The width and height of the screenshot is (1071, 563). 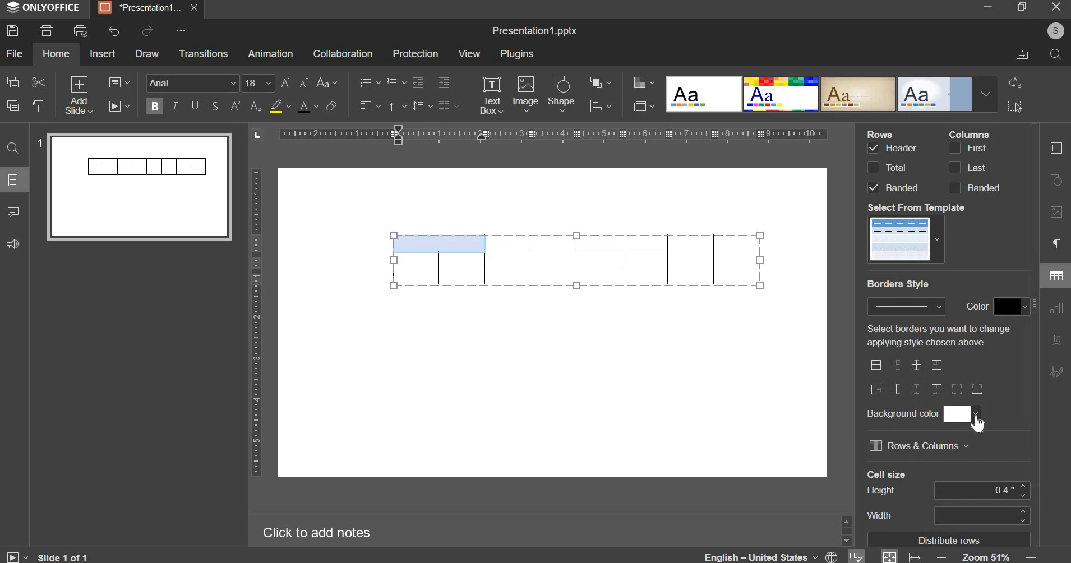 What do you see at coordinates (449, 106) in the screenshot?
I see `justified` at bounding box center [449, 106].